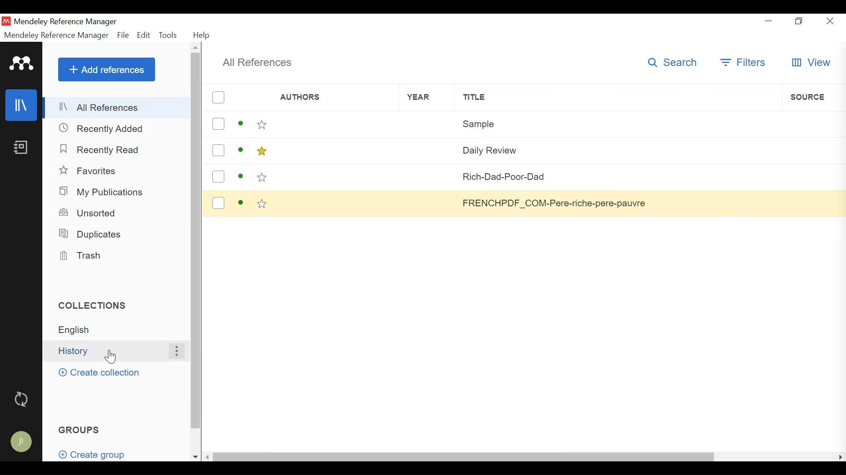 The width and height of the screenshot is (846, 475). I want to click on library, so click(22, 106).